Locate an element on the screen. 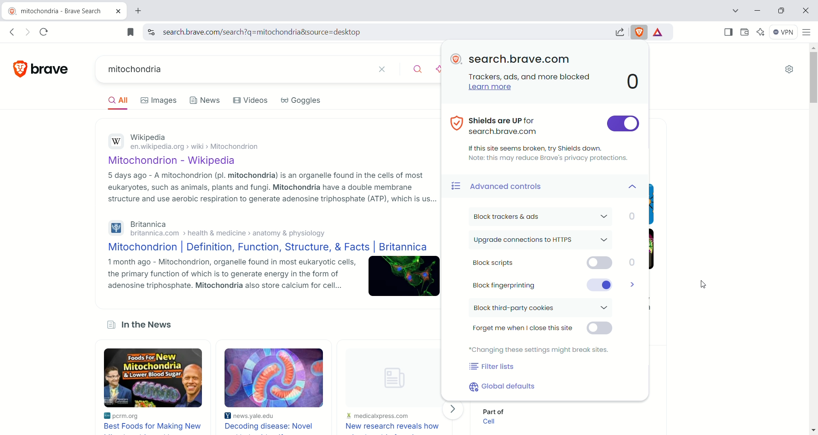  upgrade connections to HTTPS is located at coordinates (543, 241).